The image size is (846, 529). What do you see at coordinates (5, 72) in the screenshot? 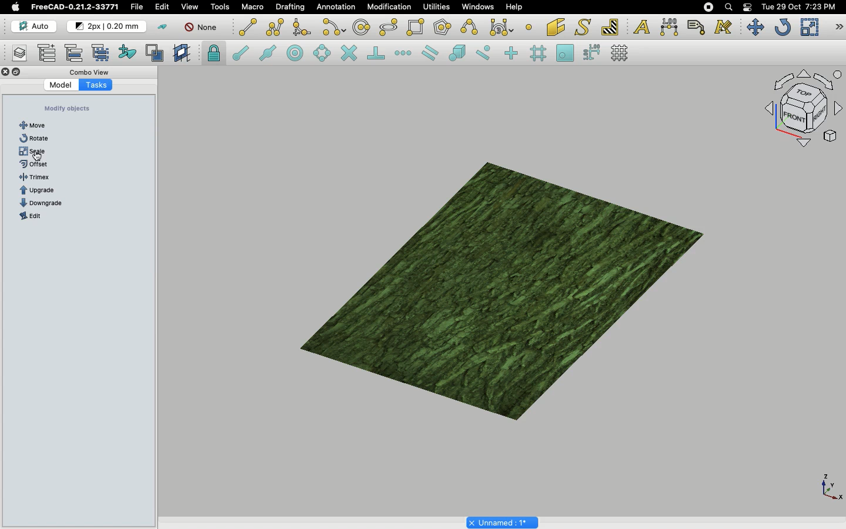
I see `Close` at bounding box center [5, 72].